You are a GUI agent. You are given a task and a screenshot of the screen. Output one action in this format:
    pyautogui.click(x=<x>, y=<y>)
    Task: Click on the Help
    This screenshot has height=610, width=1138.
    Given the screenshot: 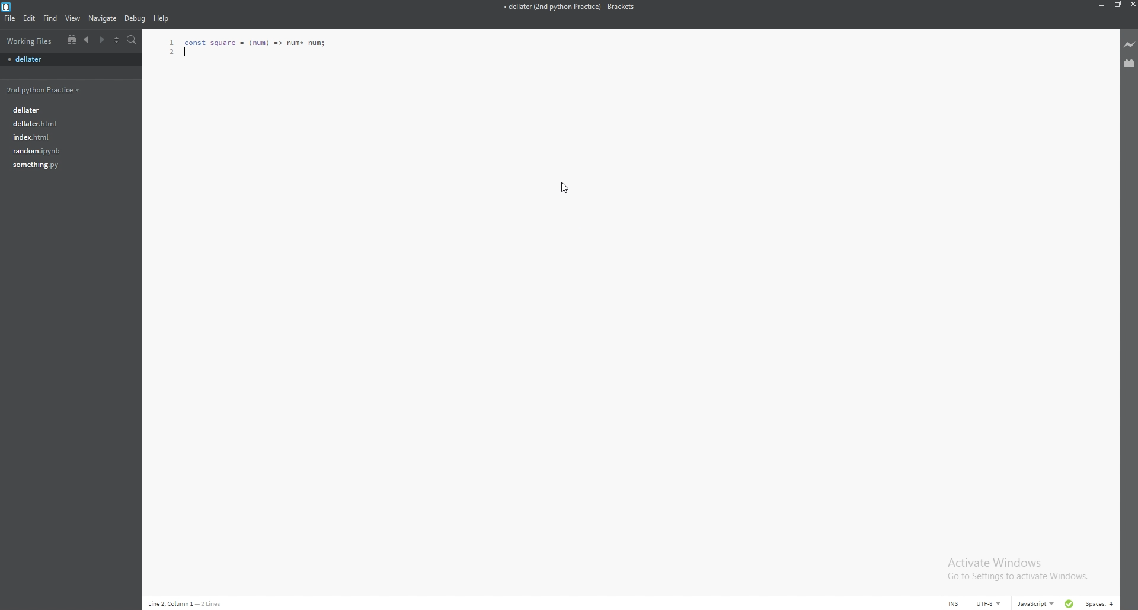 What is the action you would take?
    pyautogui.click(x=161, y=17)
    